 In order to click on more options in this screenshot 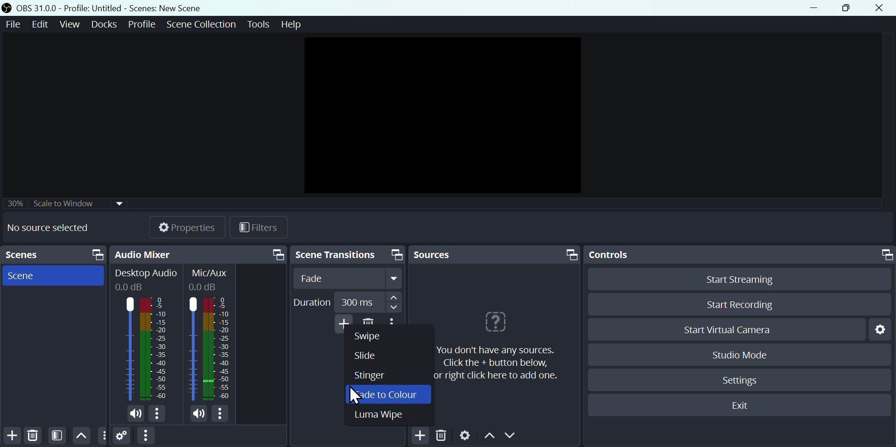, I will do `click(159, 414)`.